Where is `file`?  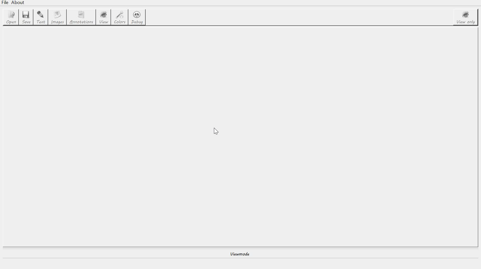 file is located at coordinates (6, 3).